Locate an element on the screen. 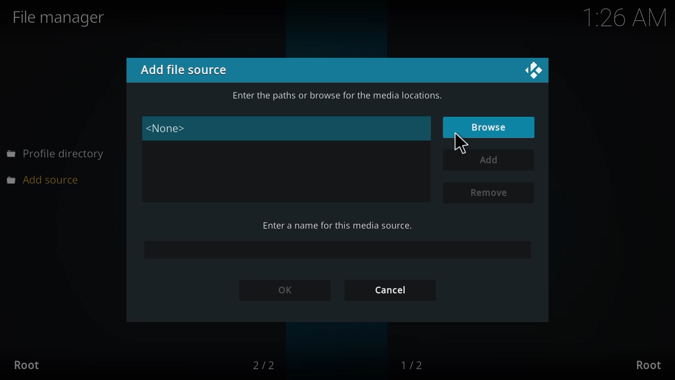 Image resolution: width=675 pixels, height=380 pixels. add source is located at coordinates (48, 179).